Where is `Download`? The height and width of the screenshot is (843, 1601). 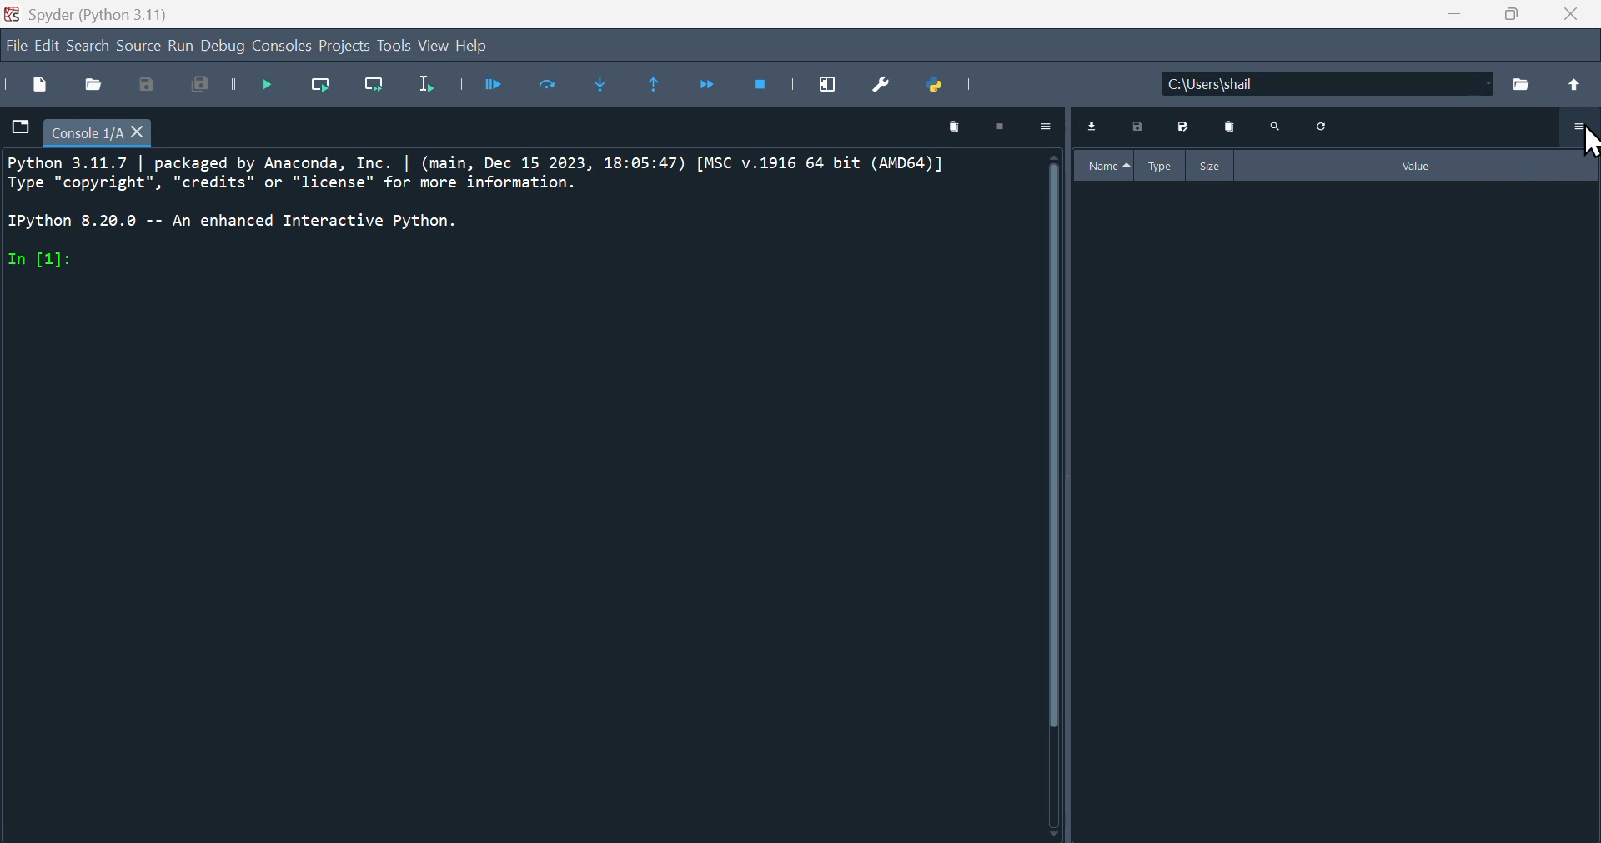
Download is located at coordinates (1095, 128).